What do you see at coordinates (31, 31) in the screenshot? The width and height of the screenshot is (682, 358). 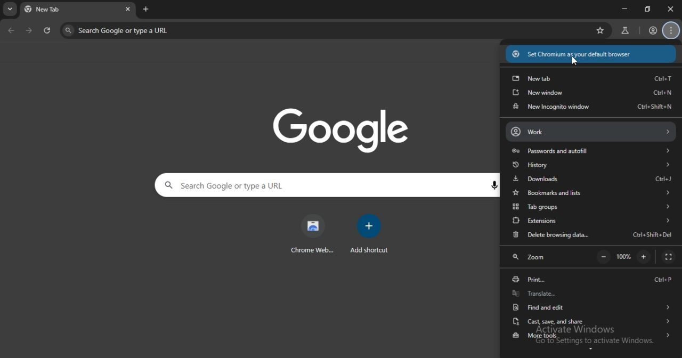 I see `one page forward` at bounding box center [31, 31].